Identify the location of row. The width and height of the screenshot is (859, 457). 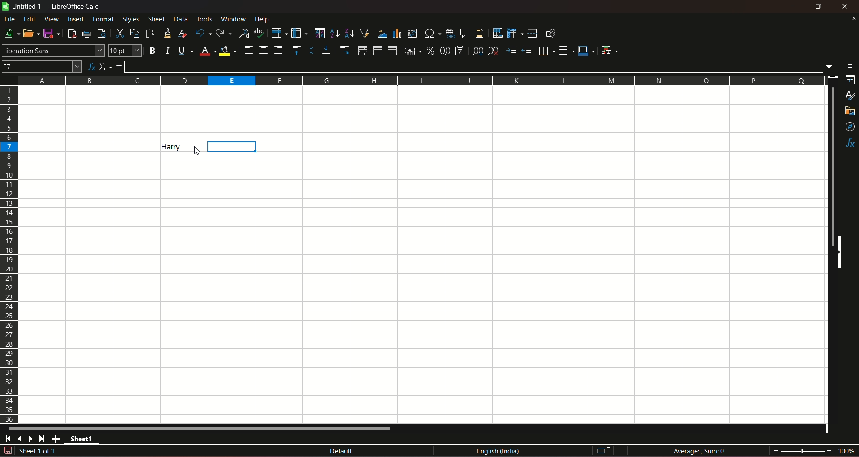
(277, 32).